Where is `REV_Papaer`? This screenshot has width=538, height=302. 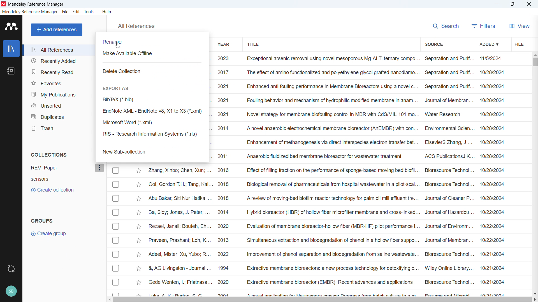
REV_Papaer is located at coordinates (59, 168).